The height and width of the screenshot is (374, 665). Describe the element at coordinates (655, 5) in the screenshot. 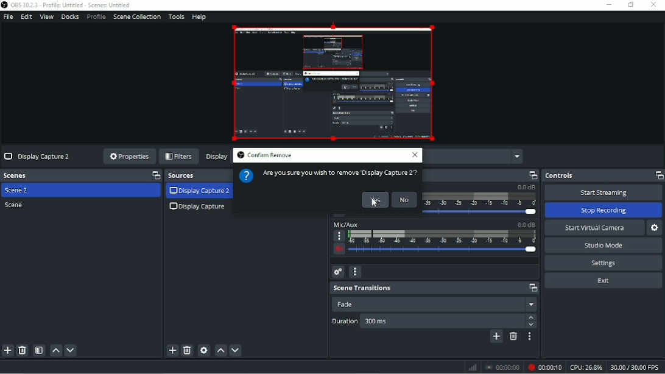

I see `Close` at that location.